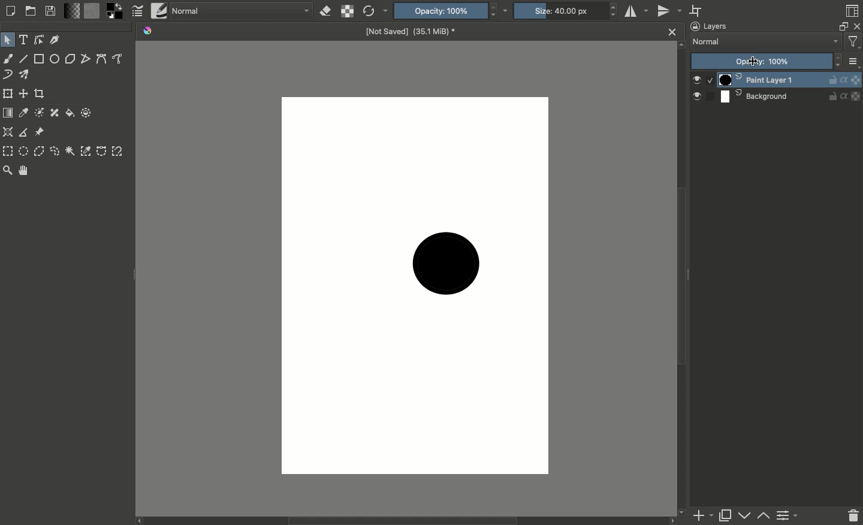 Image resolution: width=863 pixels, height=525 pixels. What do you see at coordinates (31, 11) in the screenshot?
I see `Open` at bounding box center [31, 11].